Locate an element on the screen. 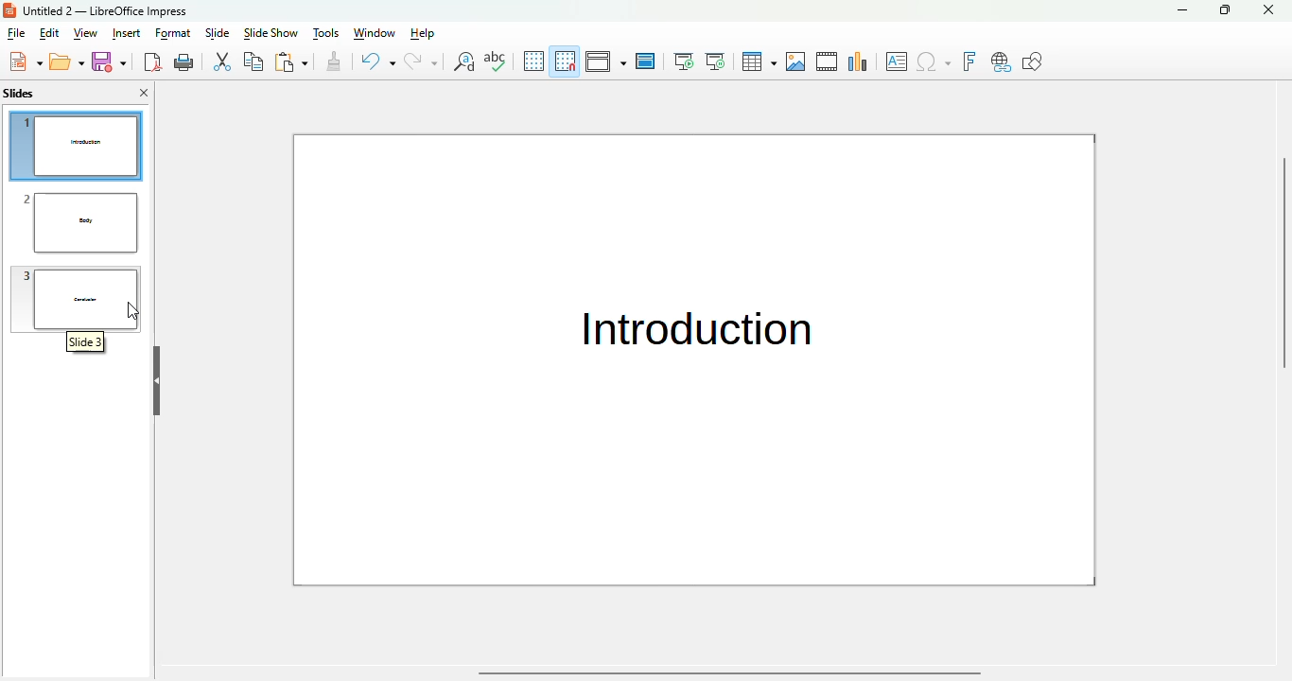 The image size is (1292, 681). slide 3 is located at coordinates (80, 297).